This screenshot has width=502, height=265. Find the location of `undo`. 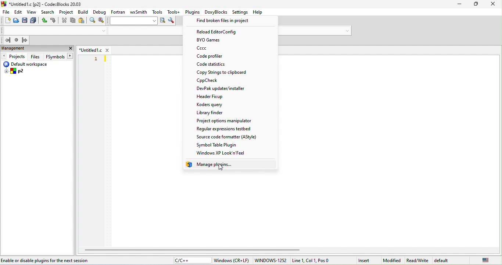

undo is located at coordinates (44, 20).